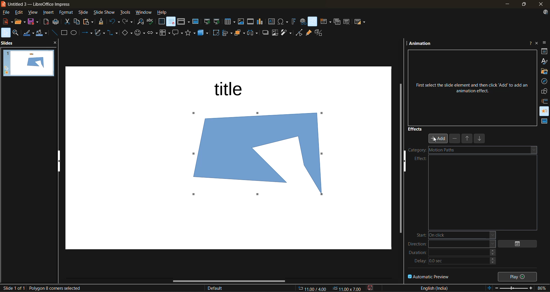  What do you see at coordinates (529, 43) in the screenshot?
I see `help about this sidebar` at bounding box center [529, 43].